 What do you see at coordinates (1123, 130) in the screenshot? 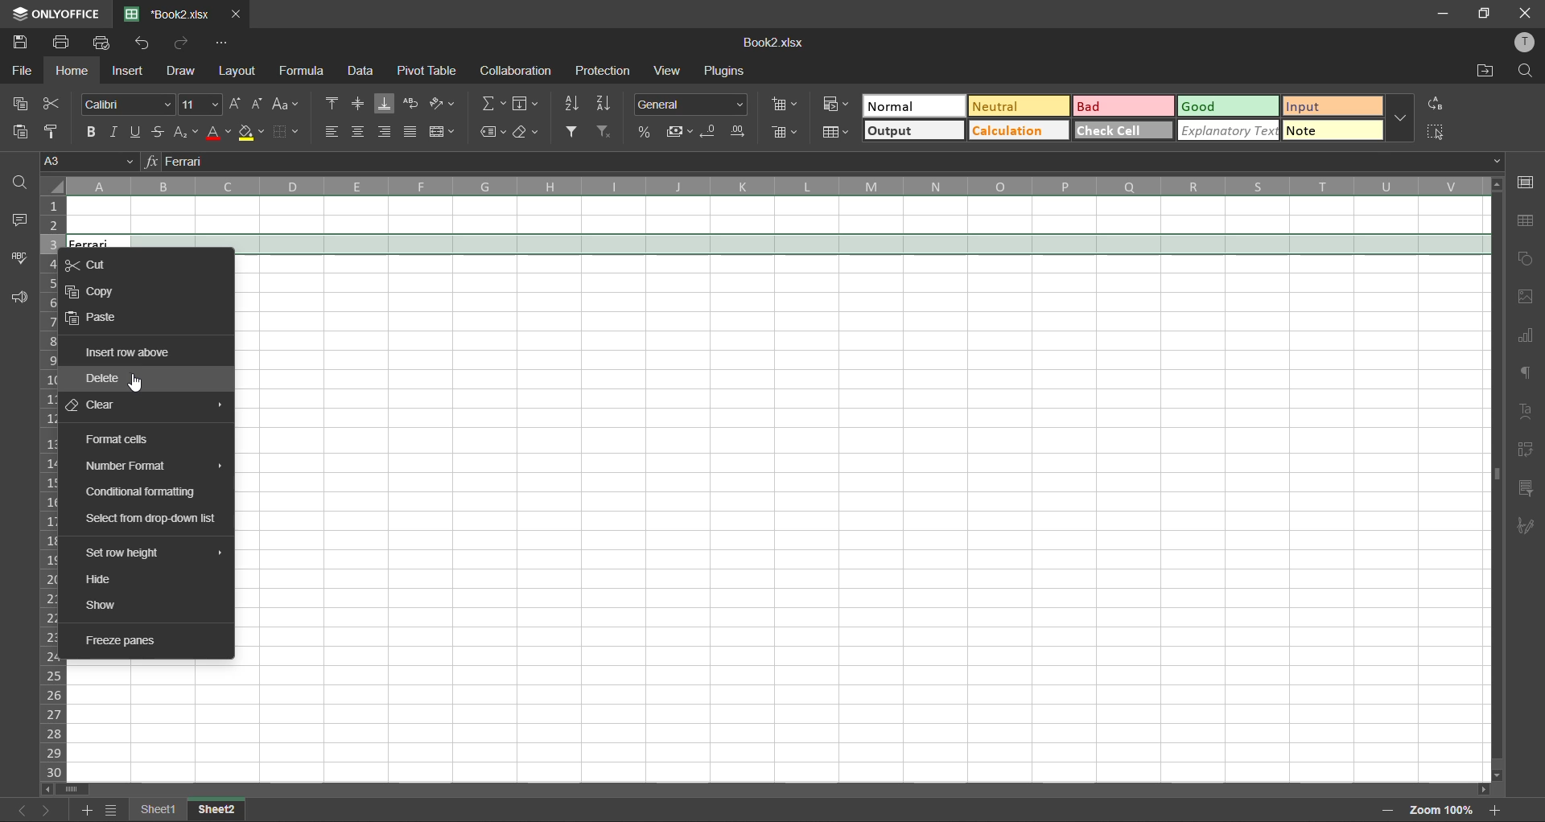
I see `check cell` at bounding box center [1123, 130].